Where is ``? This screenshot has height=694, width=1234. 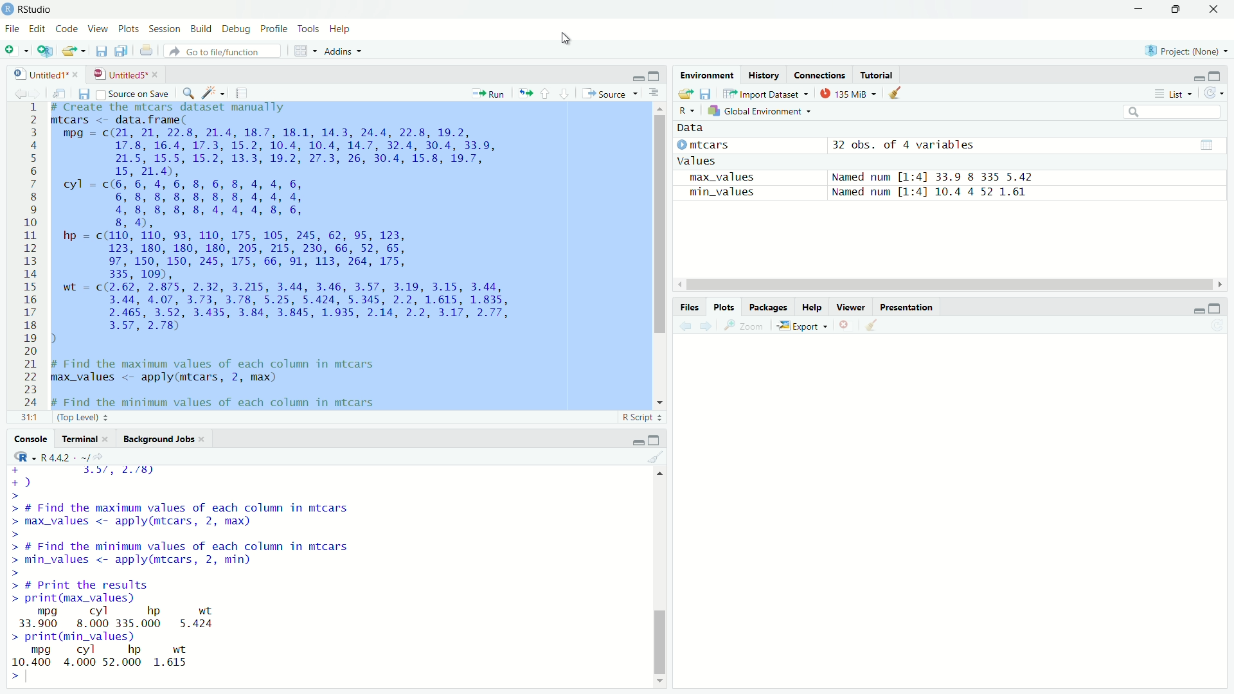
 is located at coordinates (685, 307).